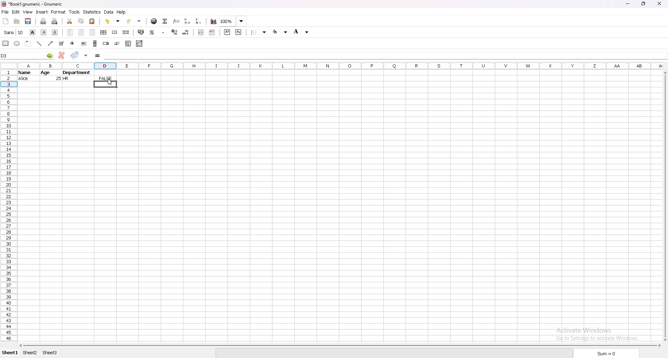 The image size is (668, 358). What do you see at coordinates (604, 353) in the screenshot?
I see `sum` at bounding box center [604, 353].